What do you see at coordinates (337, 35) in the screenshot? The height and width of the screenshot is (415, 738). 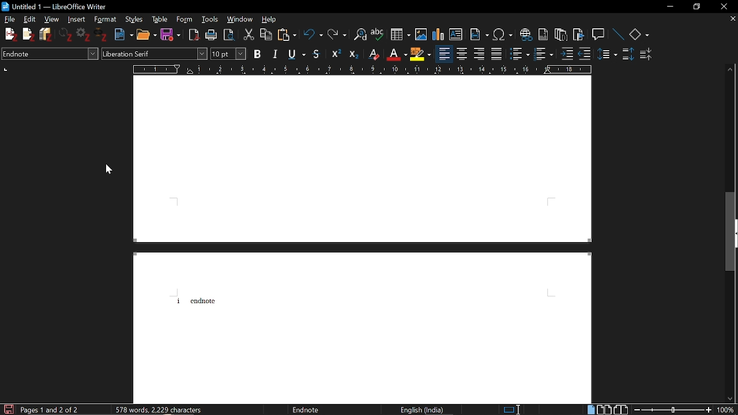 I see `REdo` at bounding box center [337, 35].